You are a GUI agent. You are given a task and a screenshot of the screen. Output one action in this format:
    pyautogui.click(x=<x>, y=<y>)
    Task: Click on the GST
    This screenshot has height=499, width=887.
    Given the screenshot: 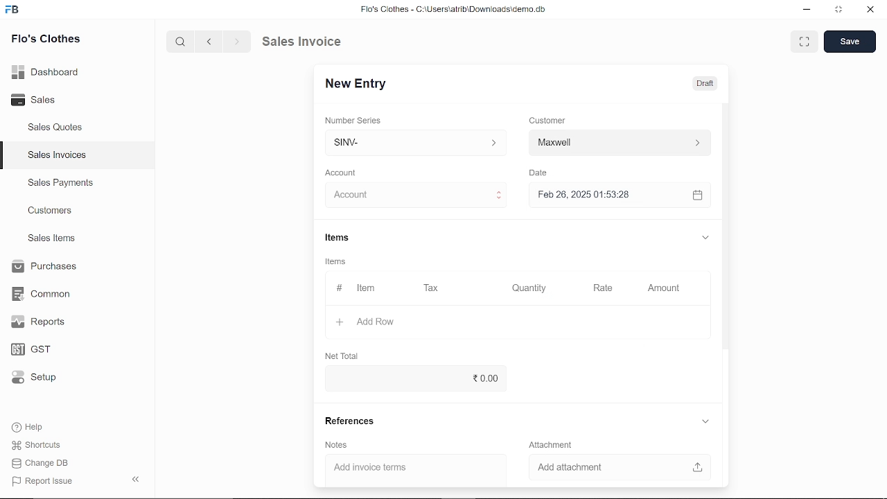 What is the action you would take?
    pyautogui.click(x=43, y=350)
    